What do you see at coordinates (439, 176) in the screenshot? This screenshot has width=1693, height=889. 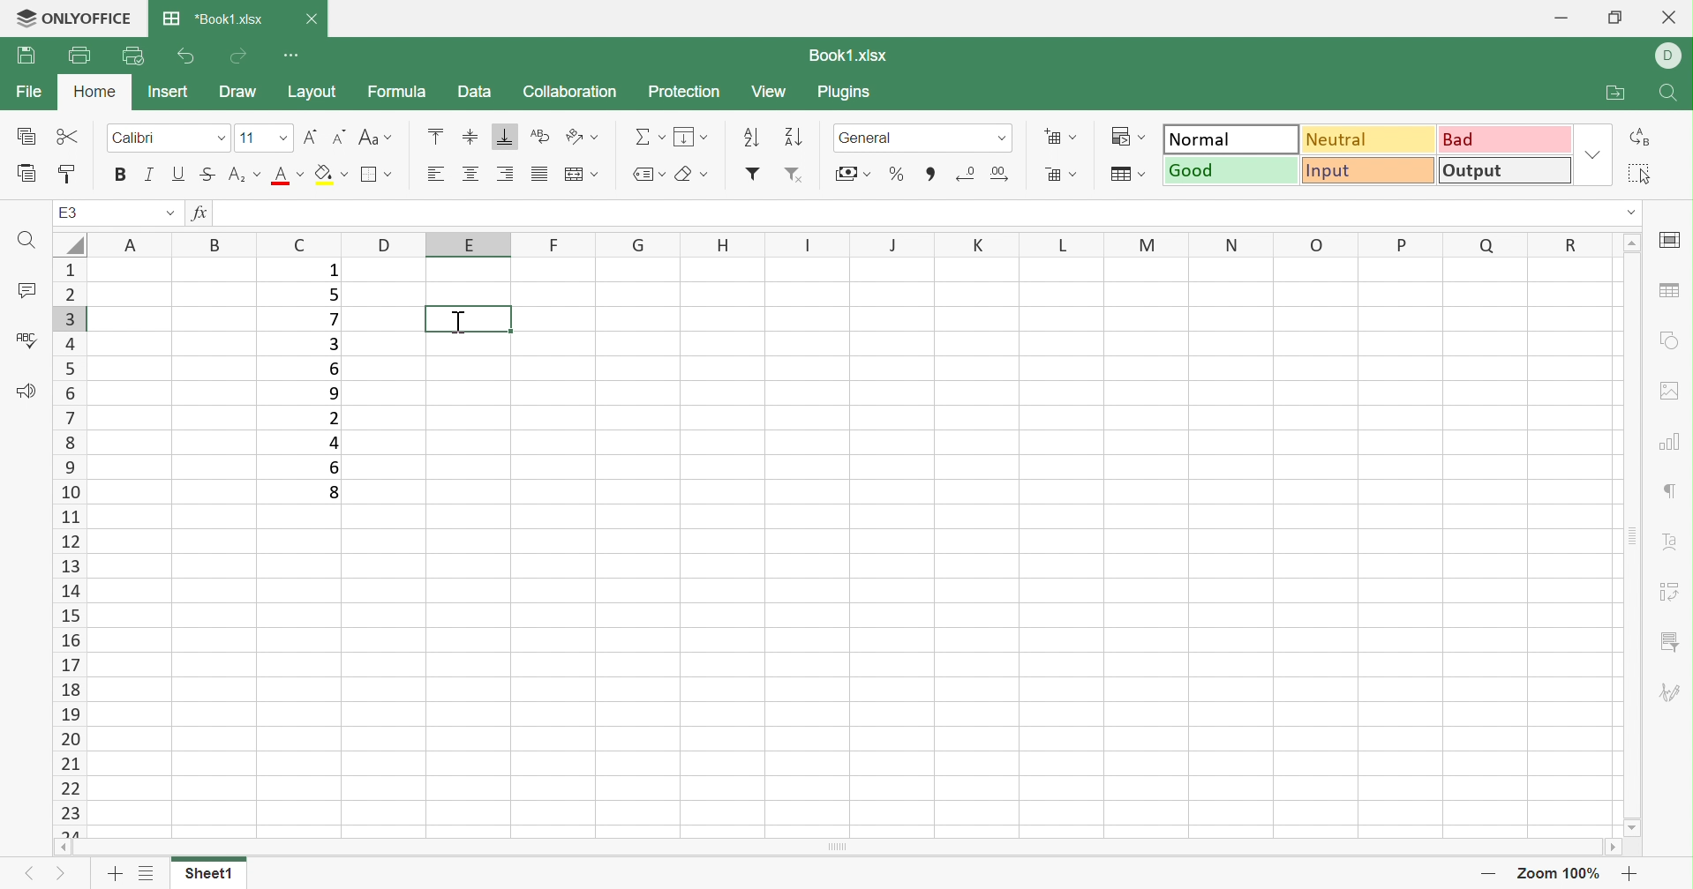 I see `Align Right` at bounding box center [439, 176].